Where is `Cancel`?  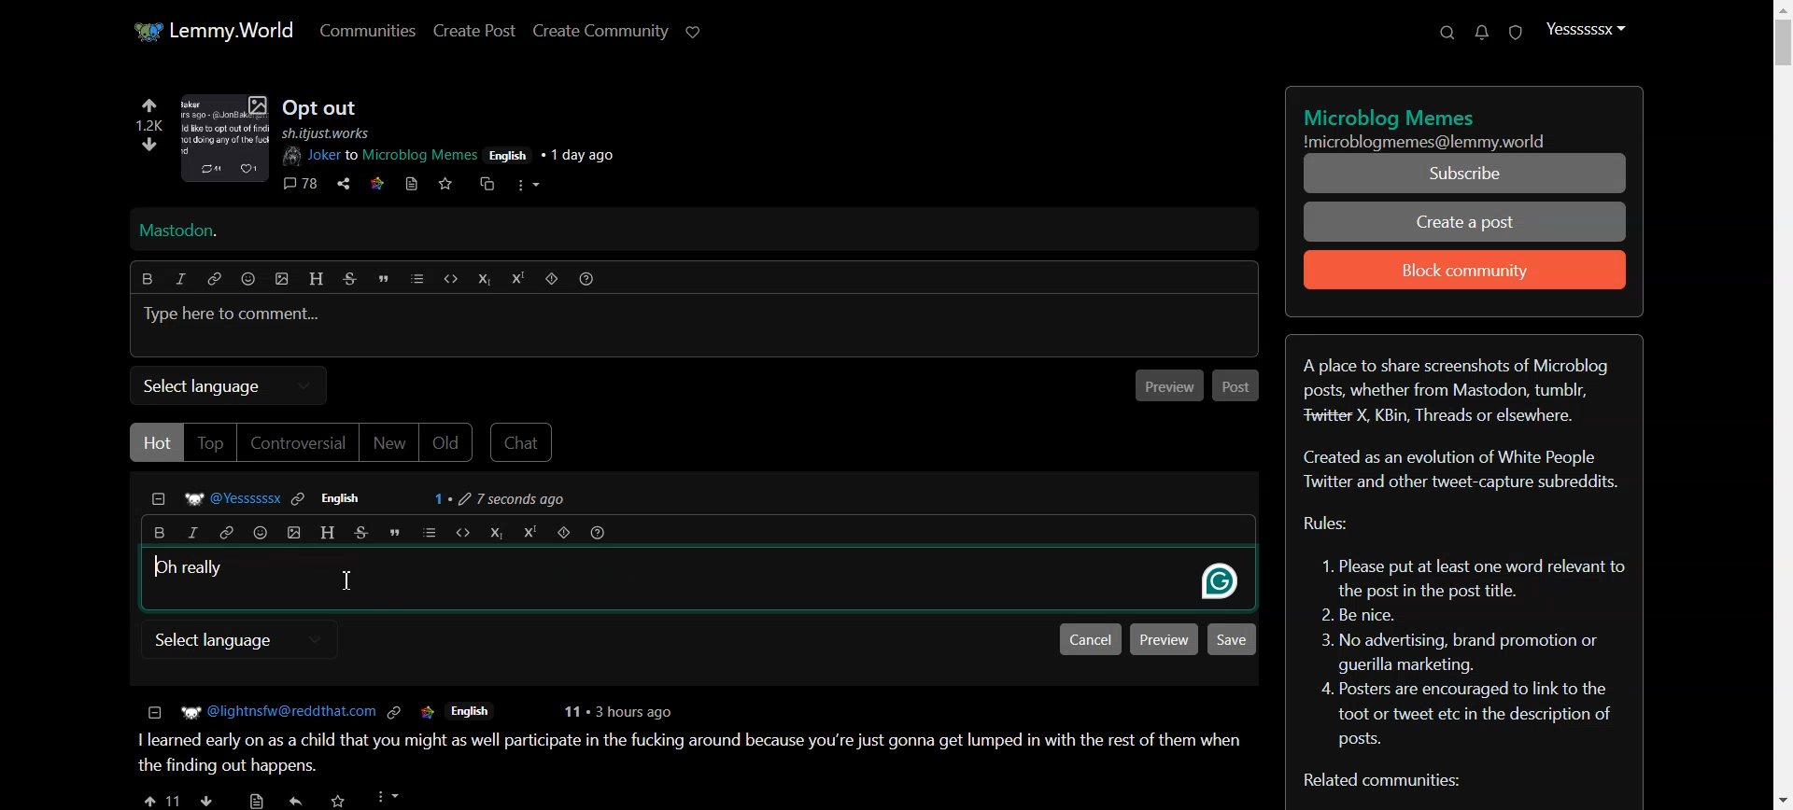 Cancel is located at coordinates (1090, 638).